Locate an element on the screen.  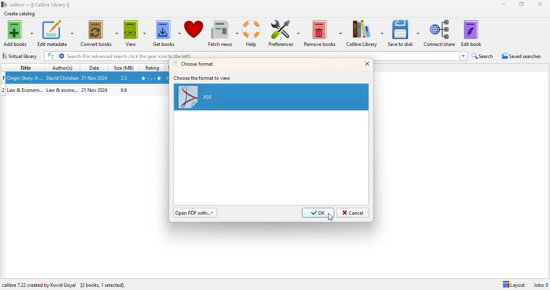
OK is located at coordinates (318, 213).